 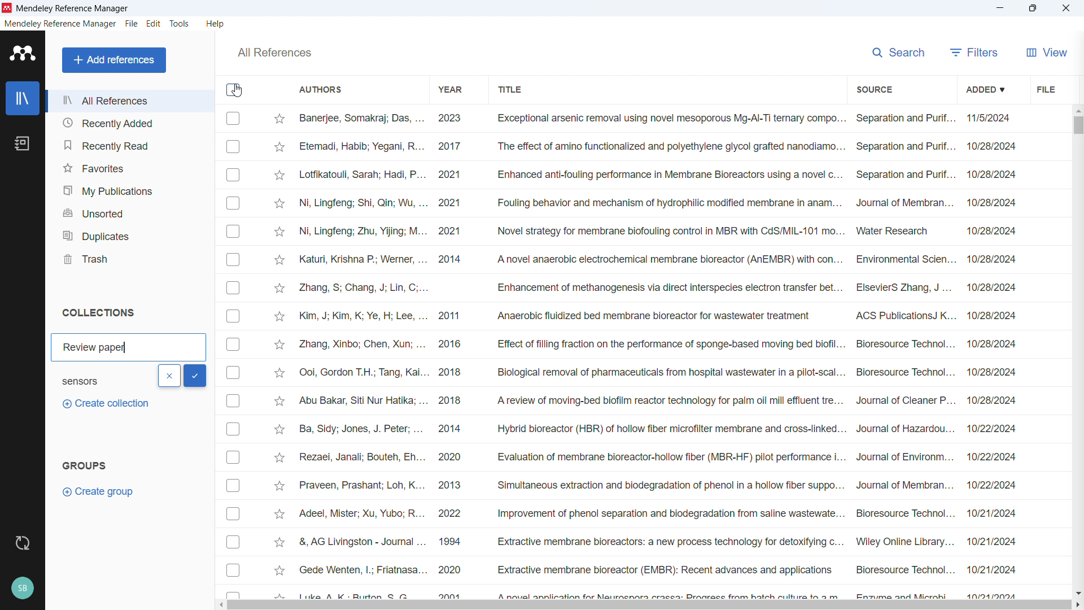 What do you see at coordinates (321, 90) in the screenshot?
I see `Authors` at bounding box center [321, 90].